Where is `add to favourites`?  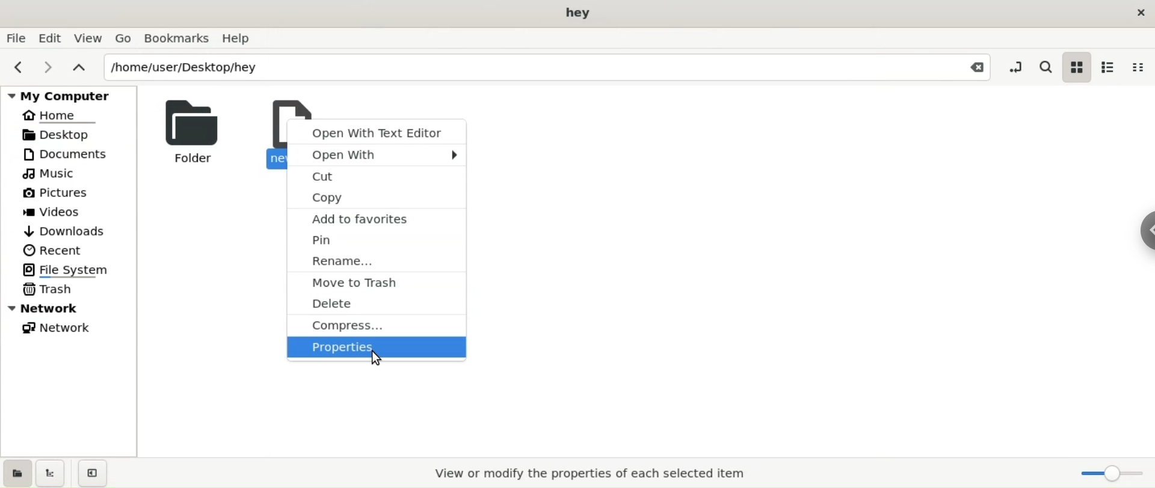
add to favourites is located at coordinates (378, 217).